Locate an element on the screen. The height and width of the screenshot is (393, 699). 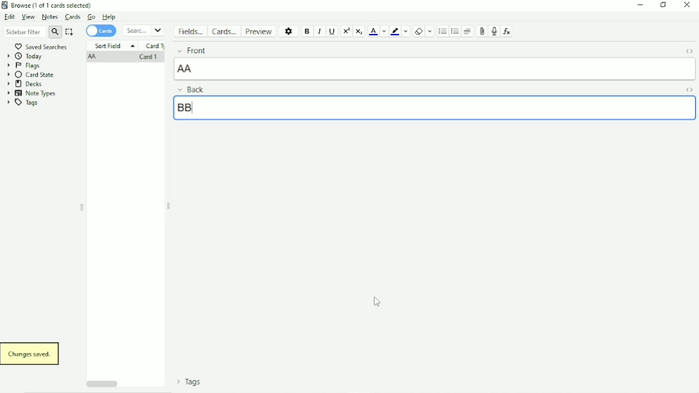
Toggle HTML Editor is located at coordinates (690, 90).